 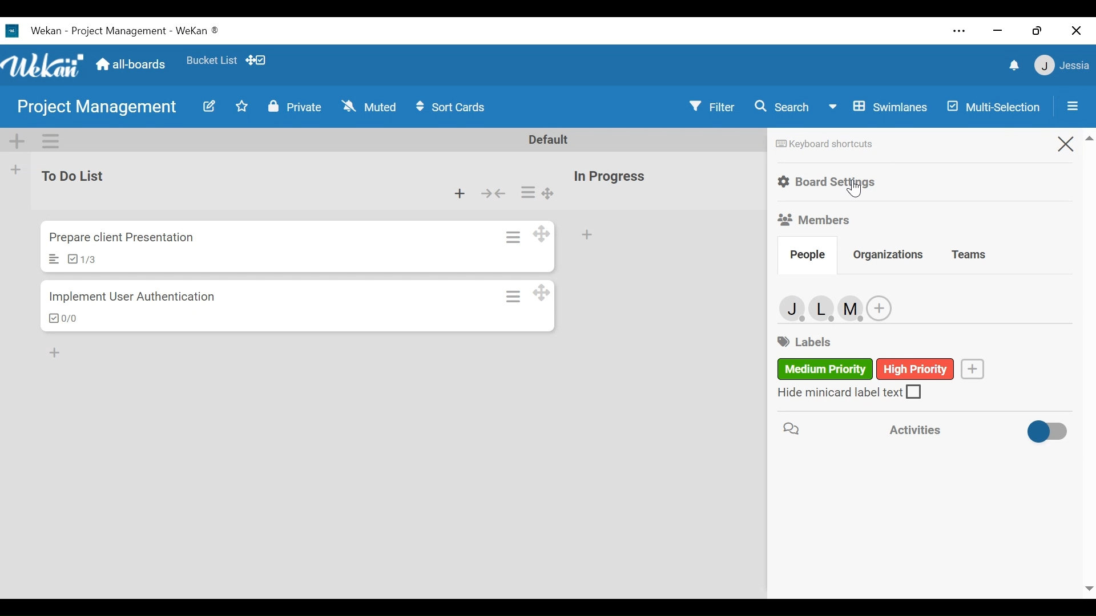 I want to click on Swimlane actions, so click(x=51, y=140).